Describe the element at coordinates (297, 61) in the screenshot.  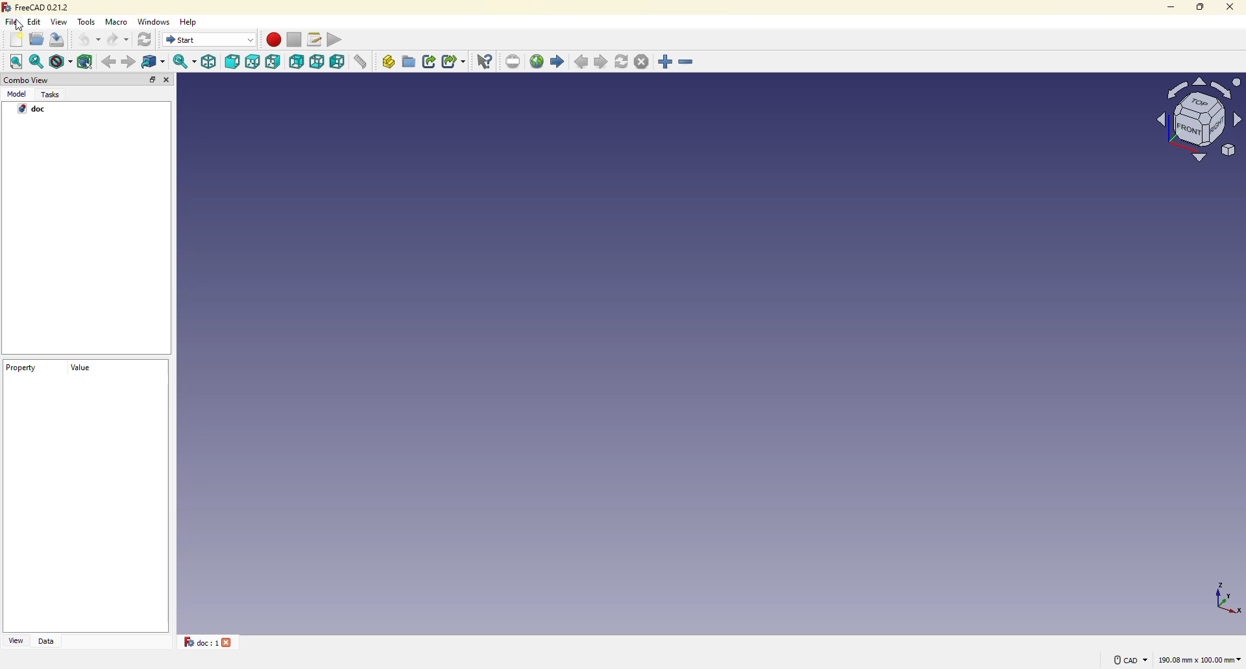
I see `rear` at that location.